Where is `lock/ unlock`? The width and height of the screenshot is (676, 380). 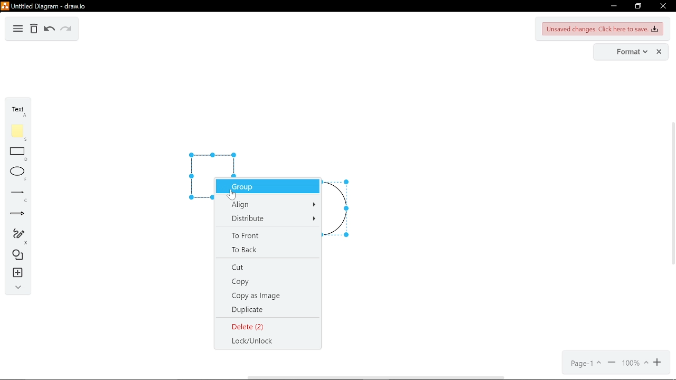
lock/ unlock is located at coordinates (267, 340).